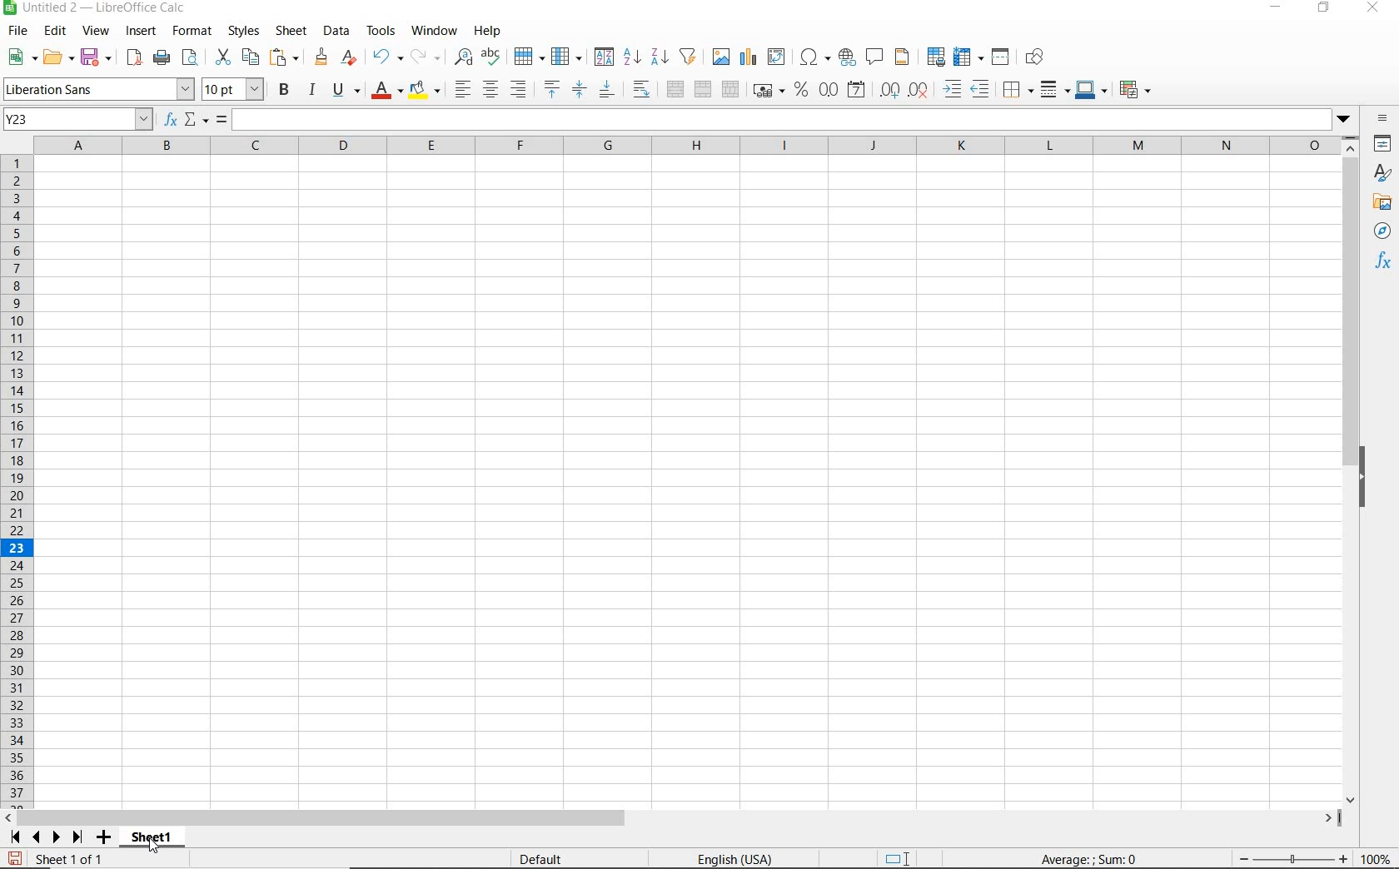 Image resolution: width=1399 pixels, height=869 pixels. Describe the element at coordinates (659, 57) in the screenshot. I see `SORT DESCENDING` at that location.